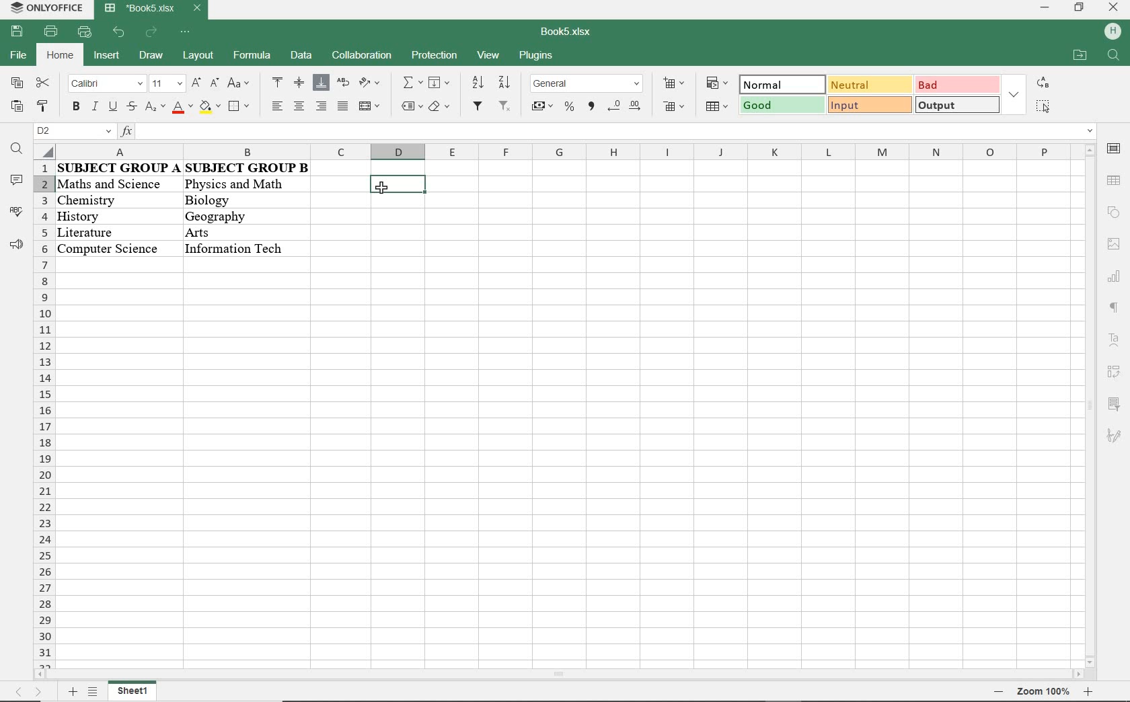 The image size is (1130, 702). What do you see at coordinates (542, 108) in the screenshot?
I see `accounting style` at bounding box center [542, 108].